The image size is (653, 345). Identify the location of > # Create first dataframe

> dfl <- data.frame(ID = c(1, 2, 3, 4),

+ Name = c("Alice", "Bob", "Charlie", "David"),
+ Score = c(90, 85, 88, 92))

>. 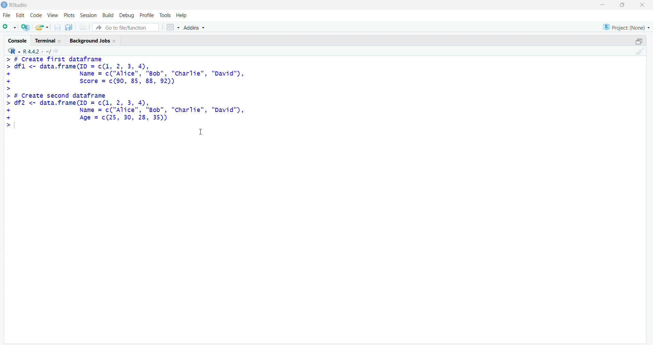
(125, 73).